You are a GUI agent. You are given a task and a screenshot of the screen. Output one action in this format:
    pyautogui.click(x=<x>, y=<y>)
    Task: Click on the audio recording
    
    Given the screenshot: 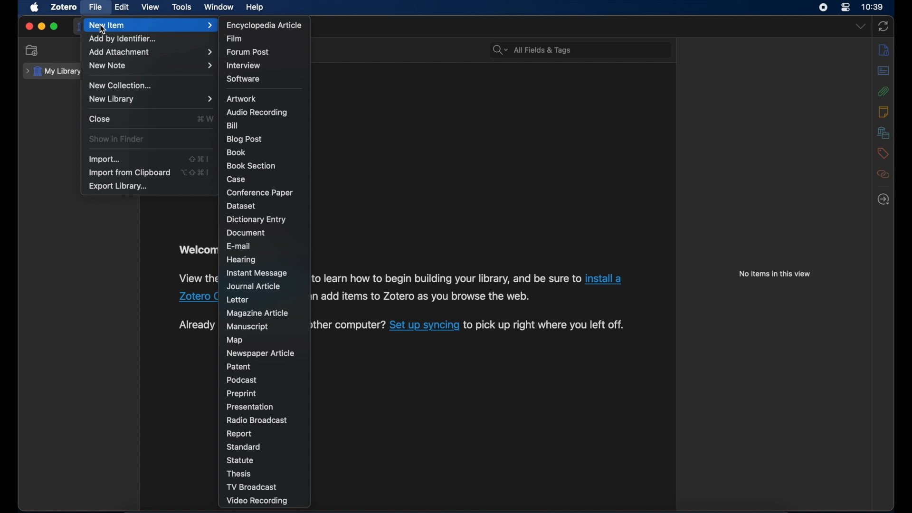 What is the action you would take?
    pyautogui.click(x=257, y=113)
    